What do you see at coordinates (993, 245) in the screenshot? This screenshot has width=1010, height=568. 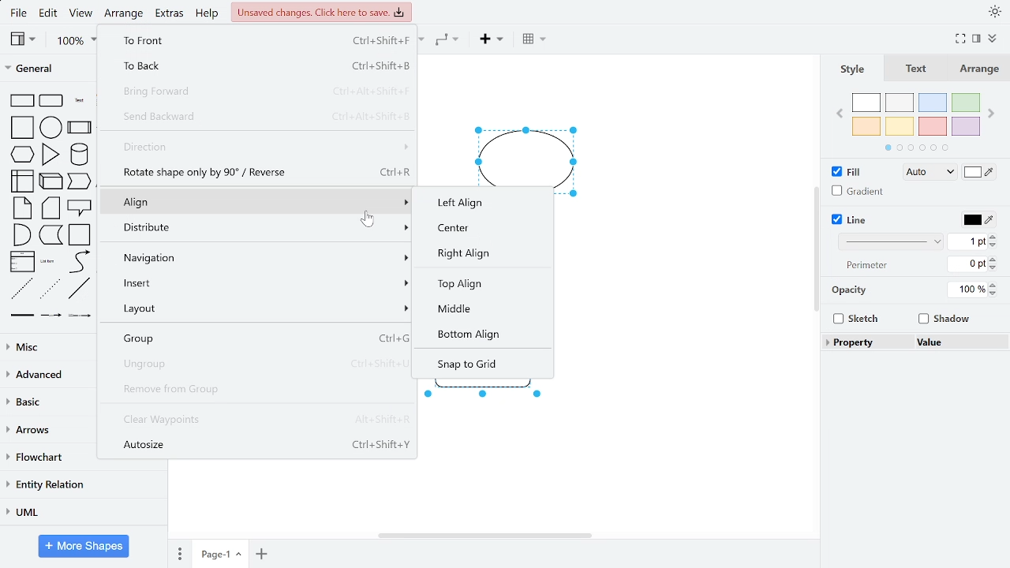 I see `decrease line thickness` at bounding box center [993, 245].